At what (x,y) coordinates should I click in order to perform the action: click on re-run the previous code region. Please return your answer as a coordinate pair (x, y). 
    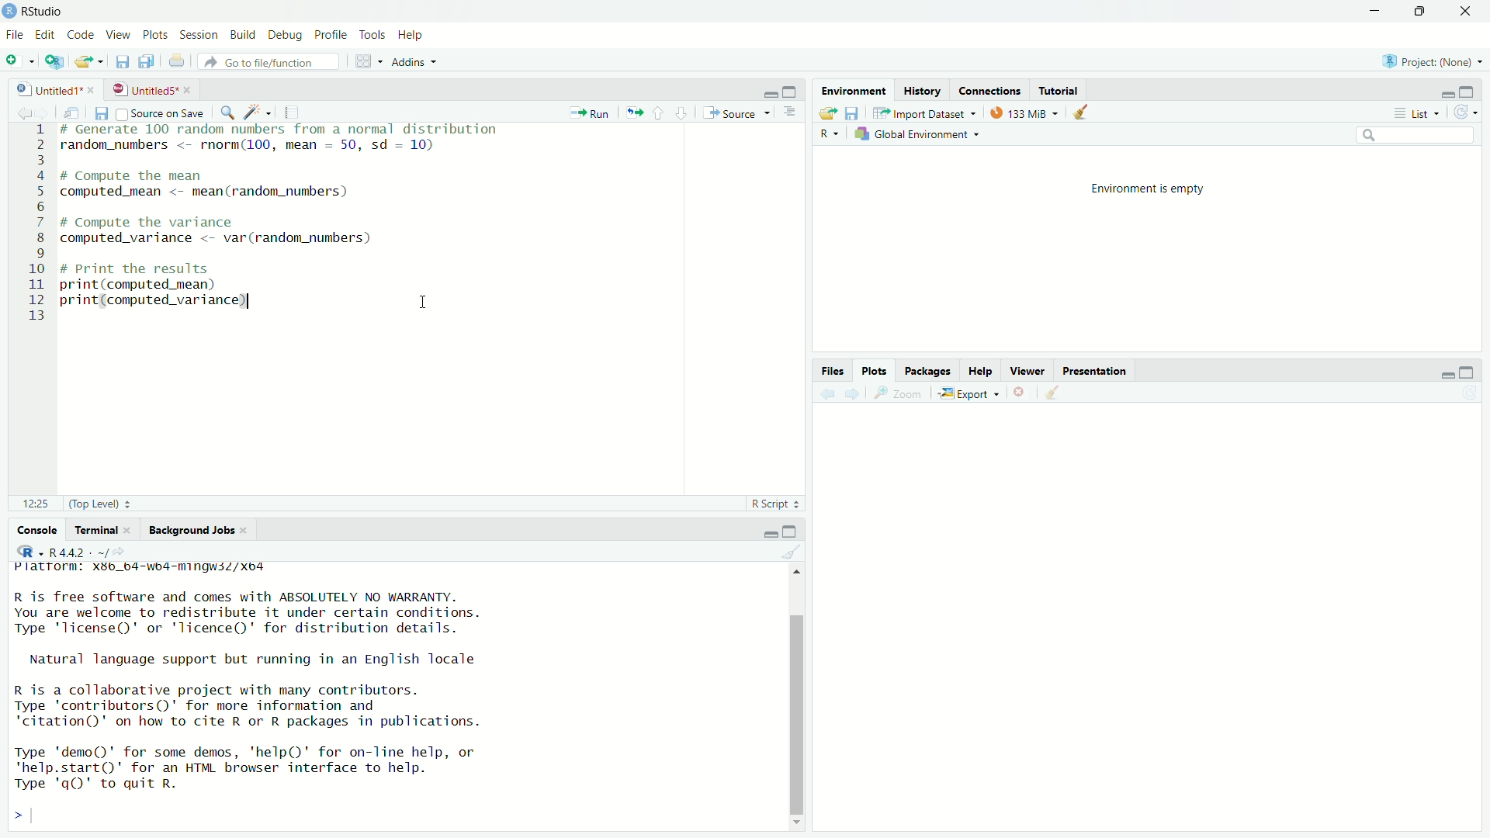
    Looking at the image, I should click on (632, 113).